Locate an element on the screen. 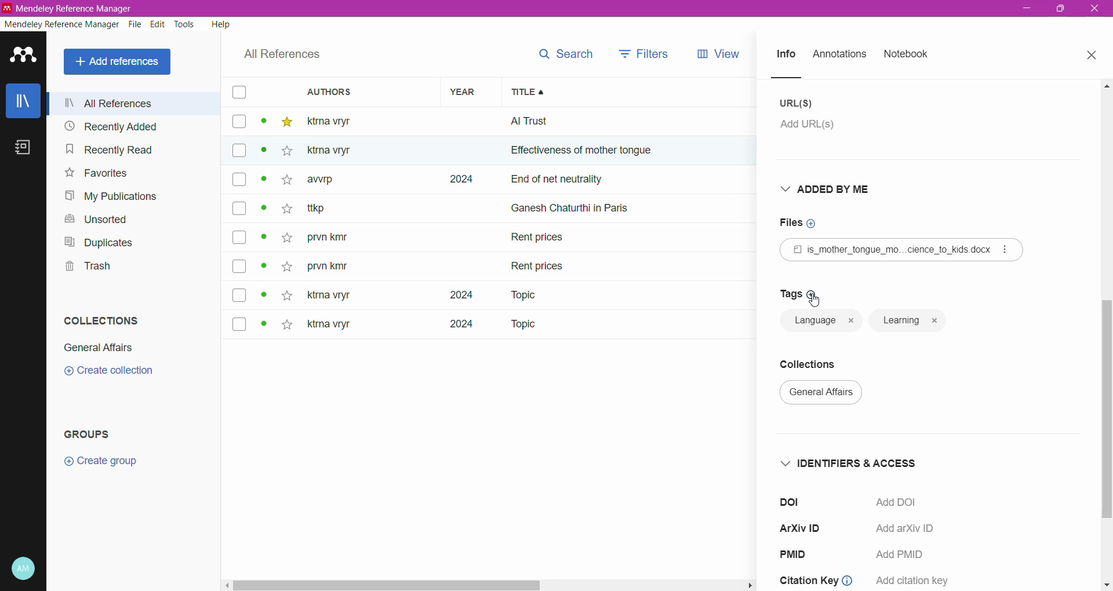 The width and height of the screenshot is (1113, 591). dot  is located at coordinates (263, 123).